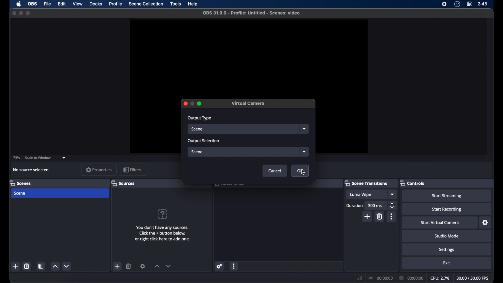  I want to click on delete, so click(129, 266).